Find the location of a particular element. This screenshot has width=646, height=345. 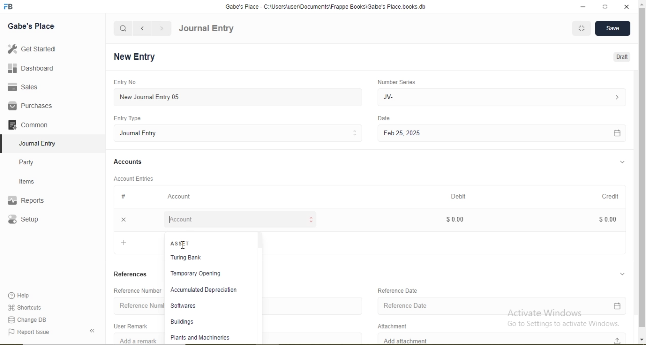

Feb 25, 2025 is located at coordinates (507, 134).